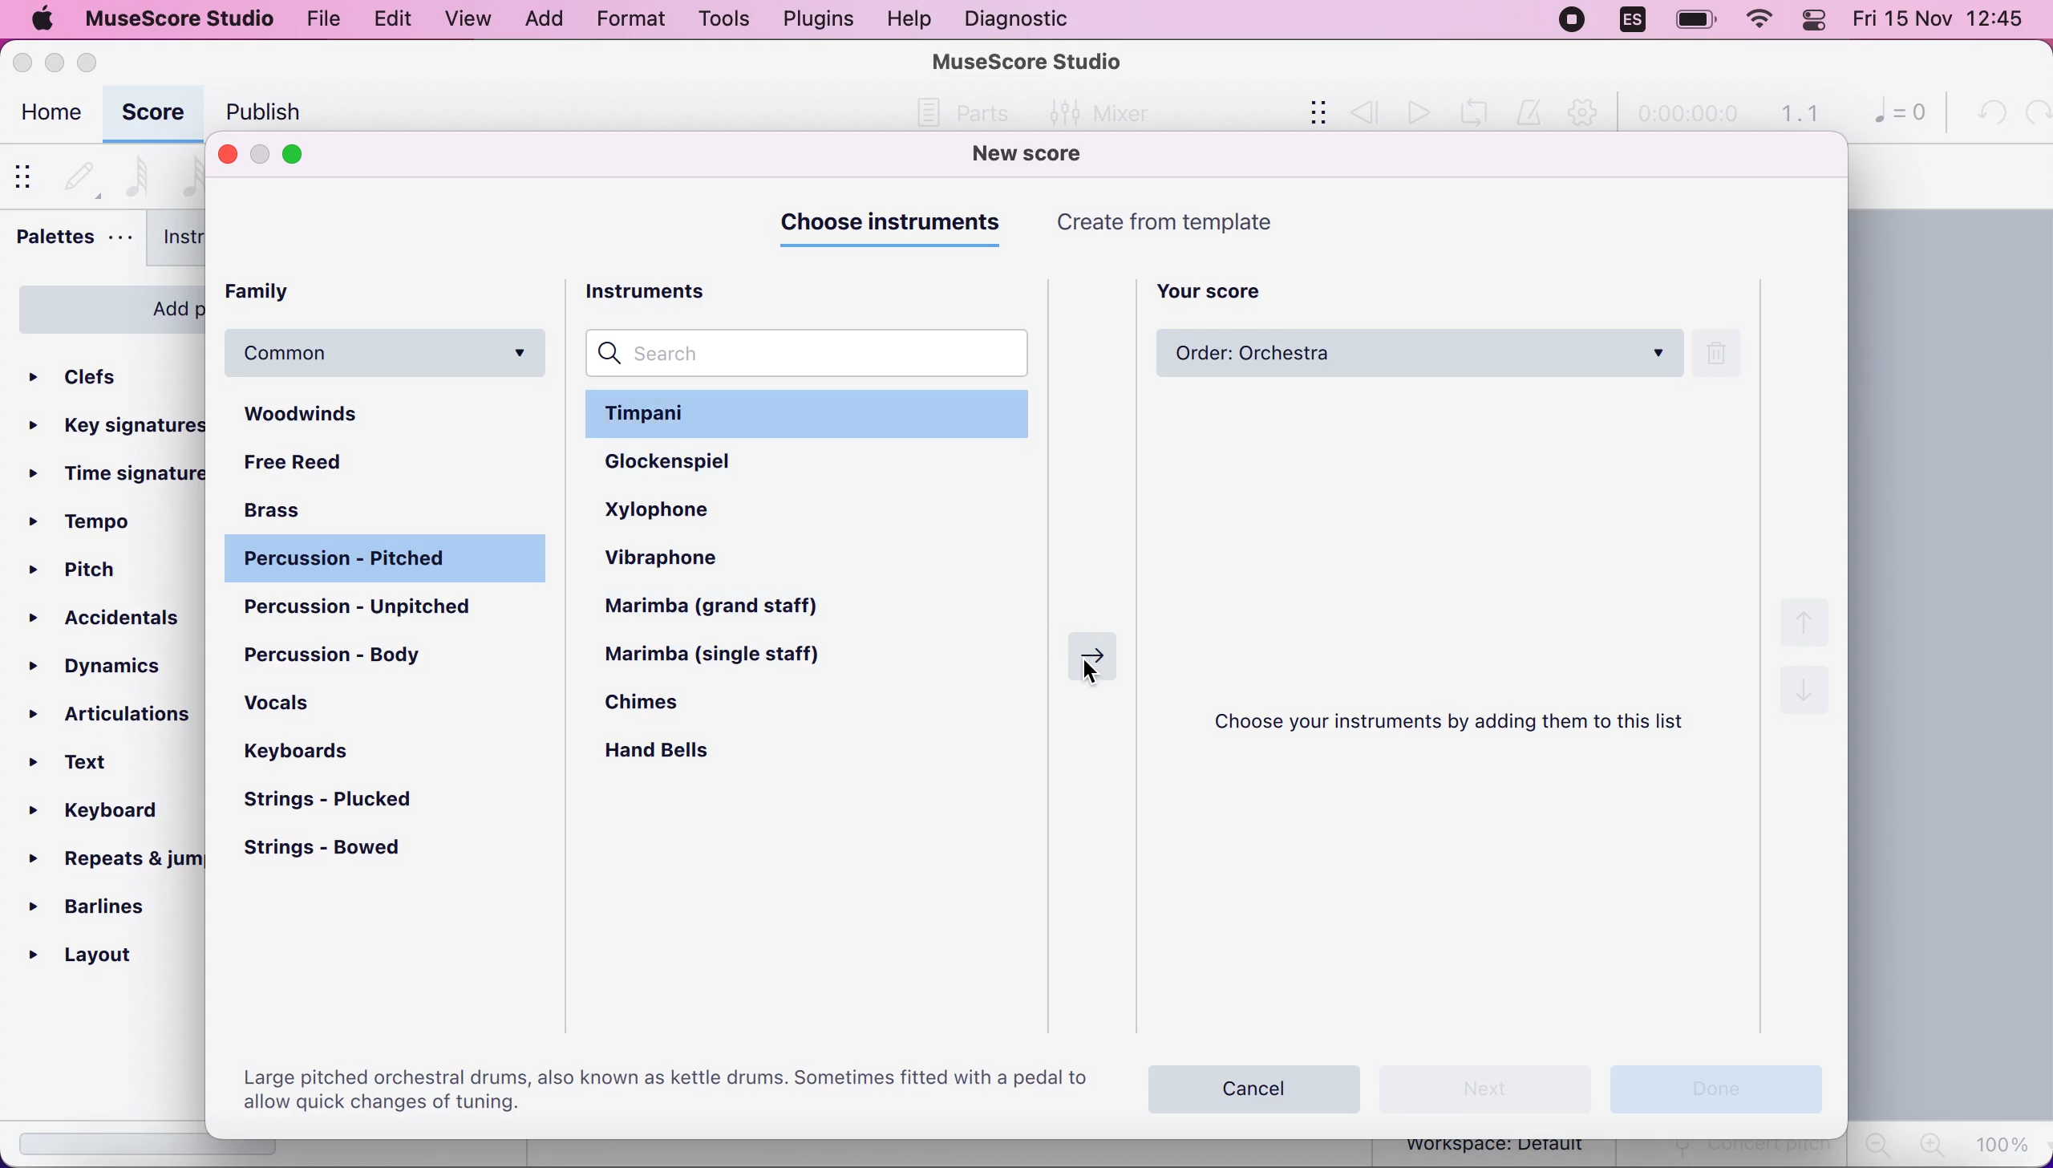 Image resolution: width=2053 pixels, height=1168 pixels. What do you see at coordinates (389, 353) in the screenshot?
I see `common` at bounding box center [389, 353].